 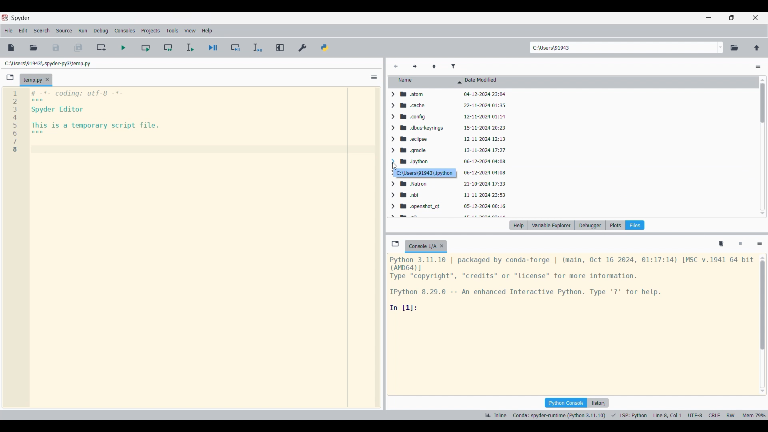 What do you see at coordinates (83, 31) in the screenshot?
I see `Run menu` at bounding box center [83, 31].